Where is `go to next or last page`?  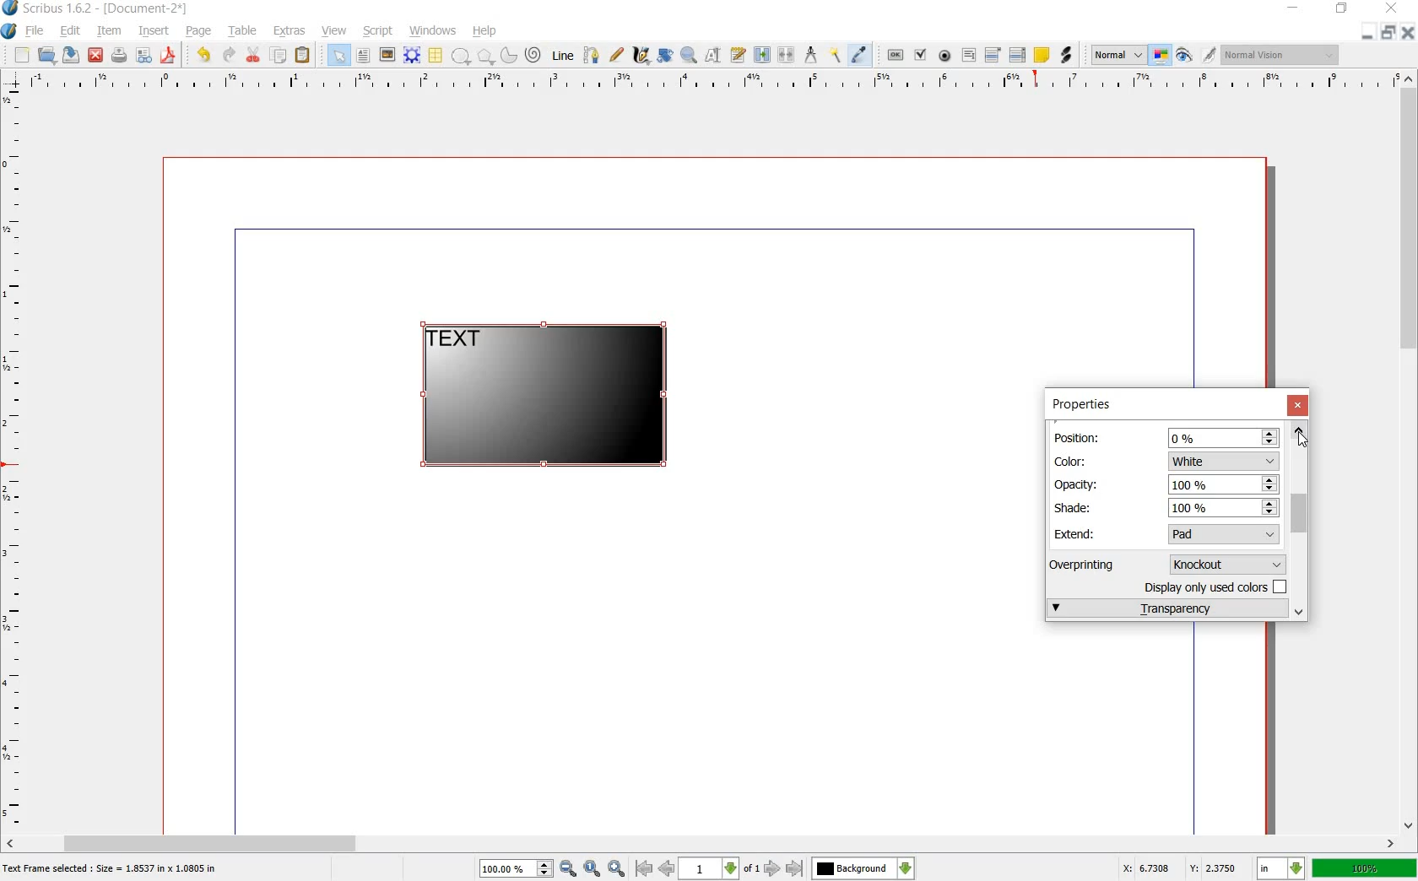 go to next or last page is located at coordinates (782, 869).